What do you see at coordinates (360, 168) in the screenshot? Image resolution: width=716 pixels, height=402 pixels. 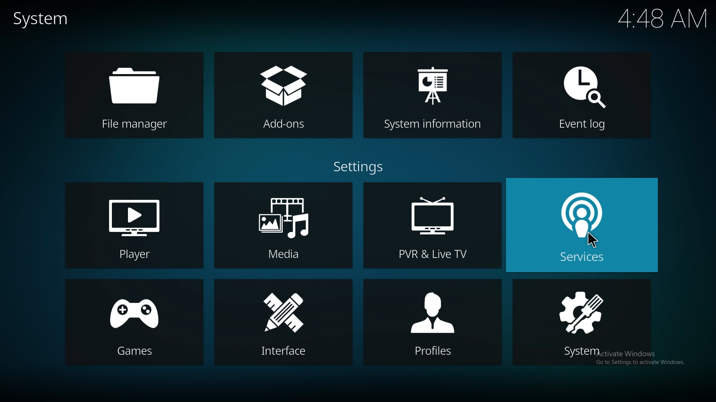 I see `settings` at bounding box center [360, 168].